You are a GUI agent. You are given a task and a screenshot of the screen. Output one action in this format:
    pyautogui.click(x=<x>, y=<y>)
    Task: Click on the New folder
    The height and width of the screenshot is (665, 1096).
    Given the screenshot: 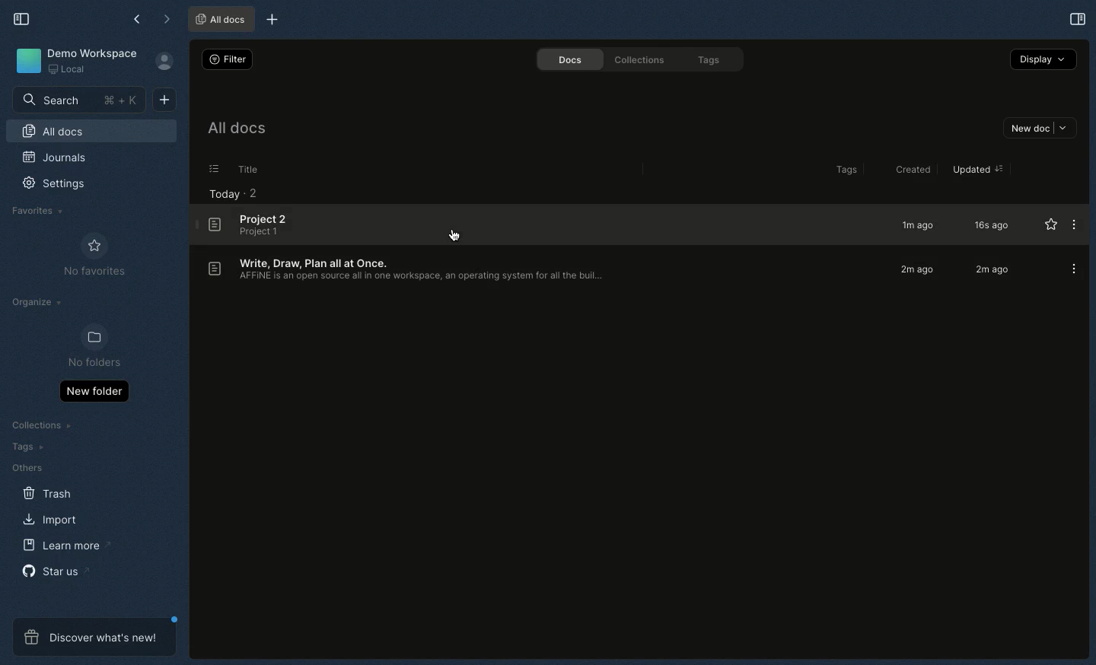 What is the action you would take?
    pyautogui.click(x=92, y=393)
    